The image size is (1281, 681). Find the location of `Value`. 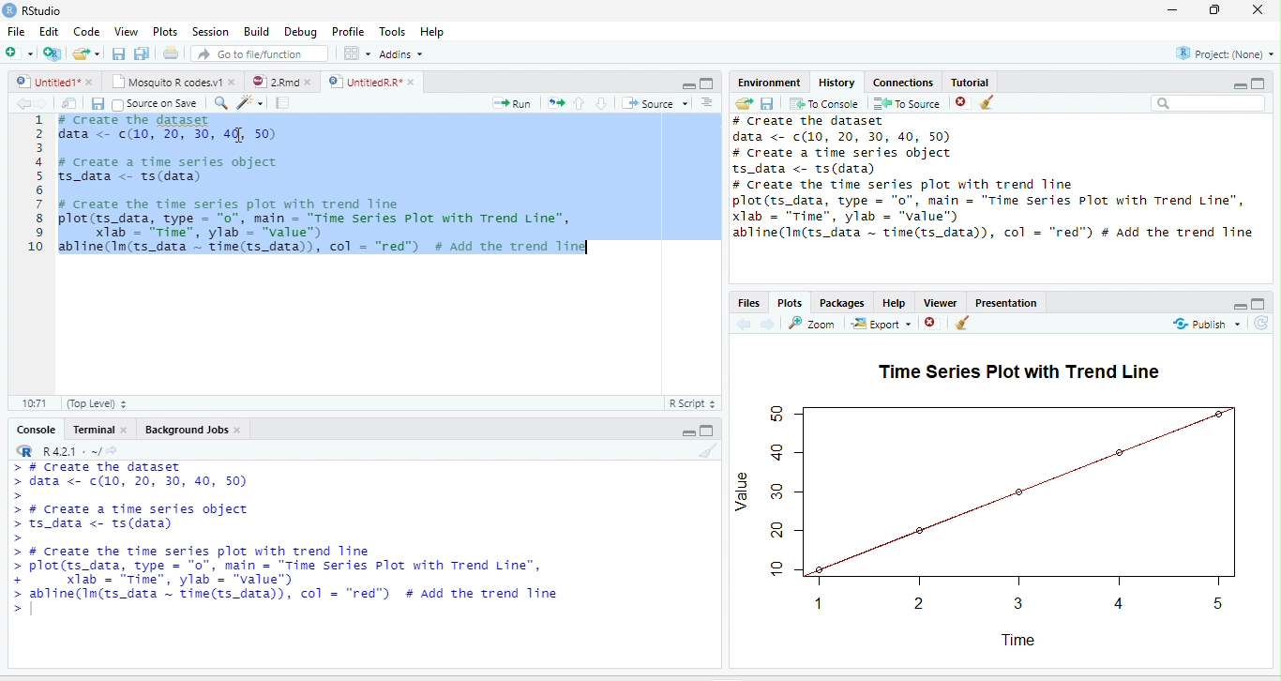

Value is located at coordinates (743, 492).